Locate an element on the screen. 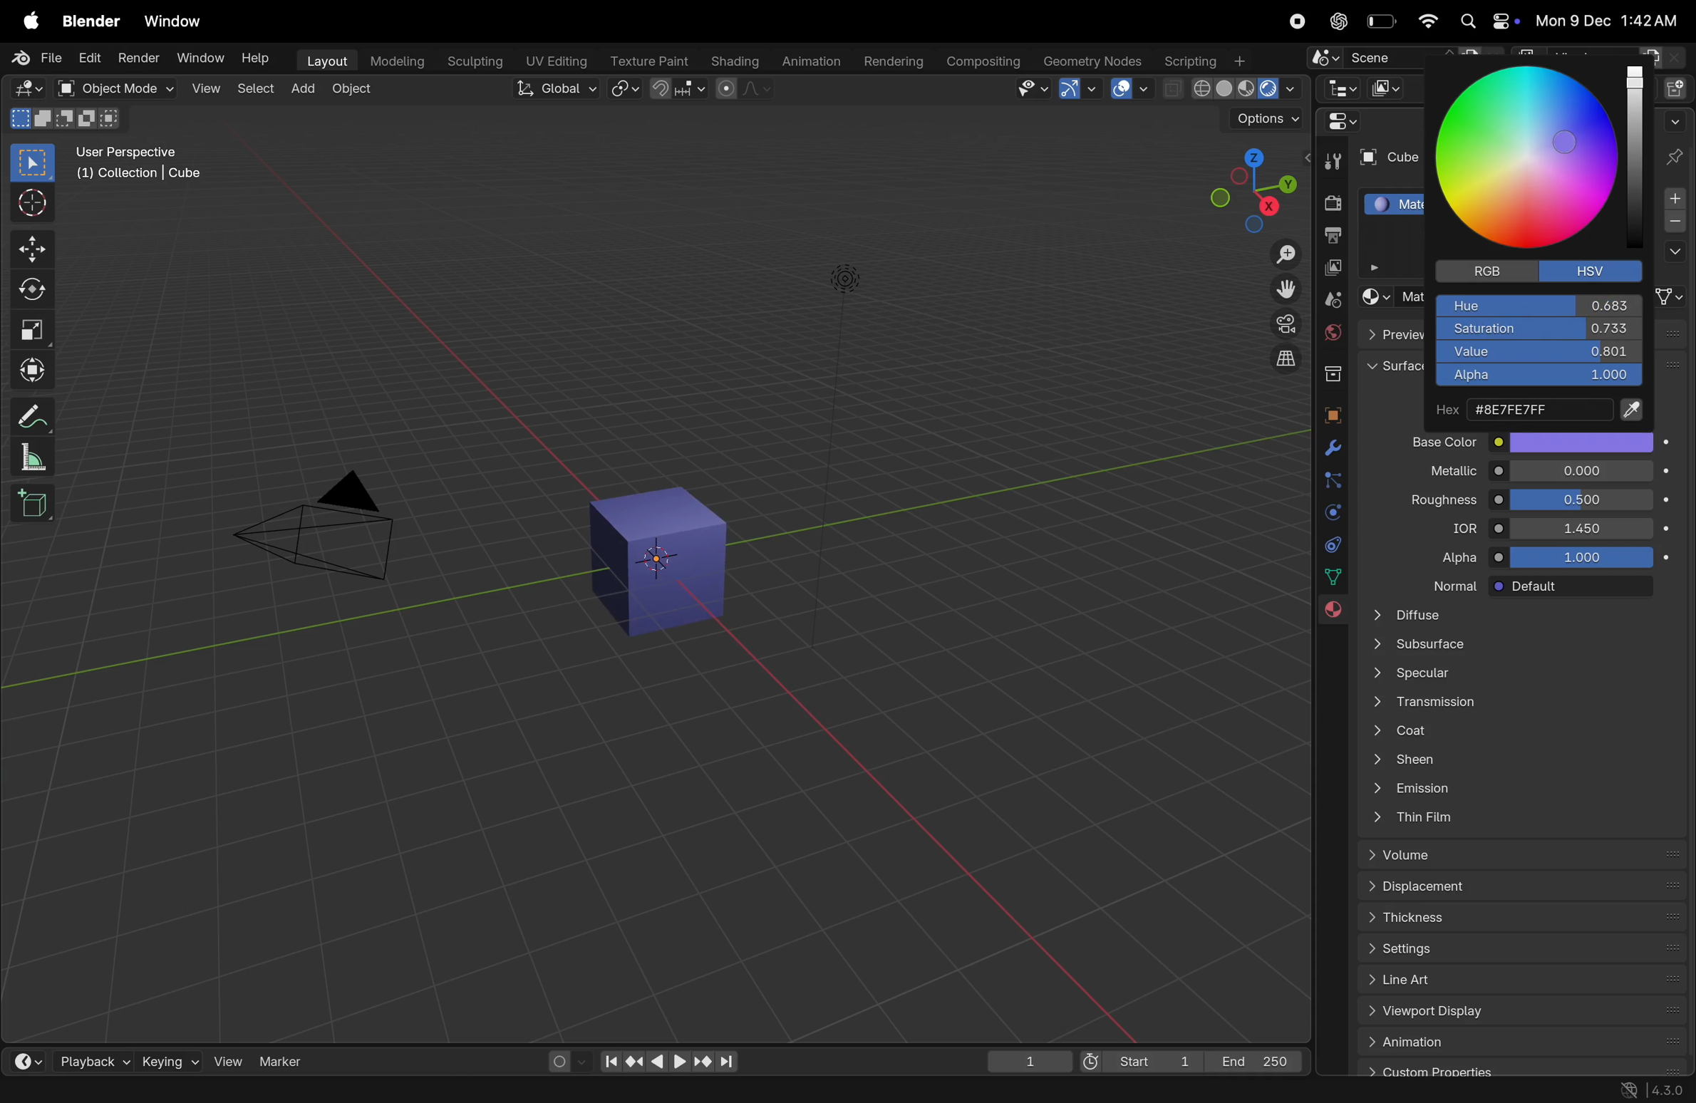  perspective camera is located at coordinates (323, 529).